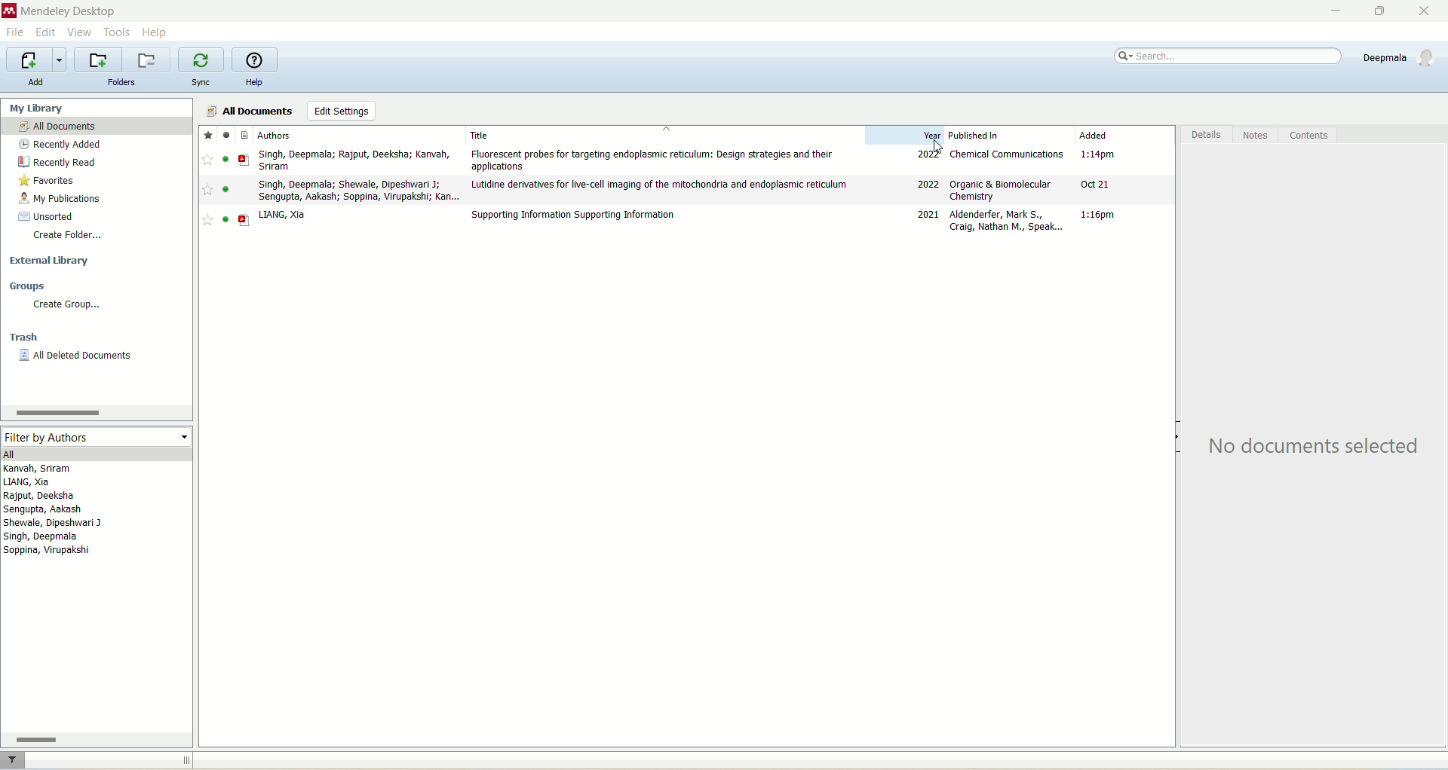  What do you see at coordinates (1097, 213) in the screenshot?
I see `1:16 pm` at bounding box center [1097, 213].